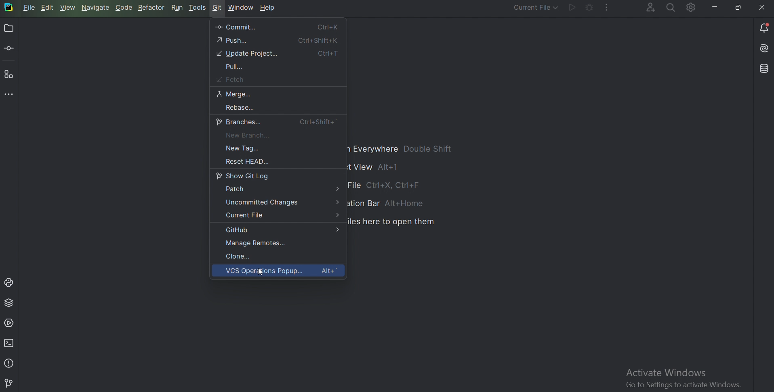 This screenshot has height=392, width=774. What do you see at coordinates (96, 8) in the screenshot?
I see `Navigate` at bounding box center [96, 8].